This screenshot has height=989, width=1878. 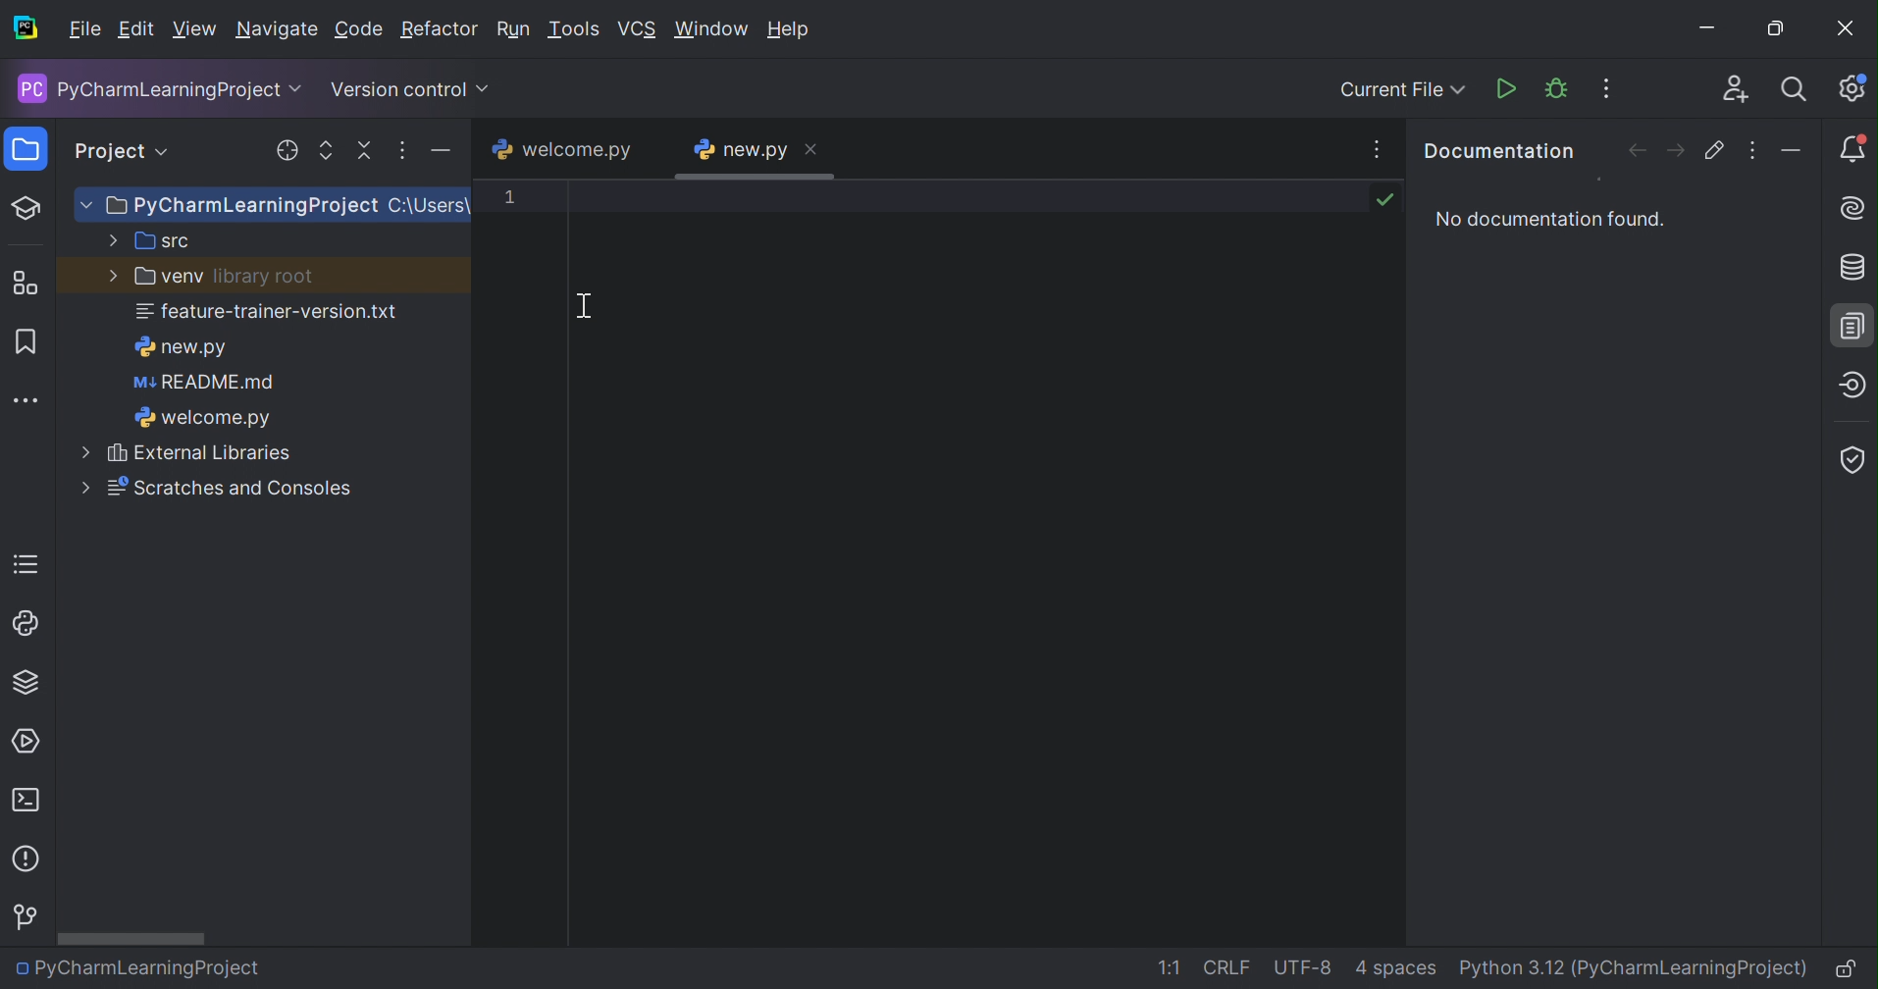 I want to click on UTF-8, so click(x=1308, y=965).